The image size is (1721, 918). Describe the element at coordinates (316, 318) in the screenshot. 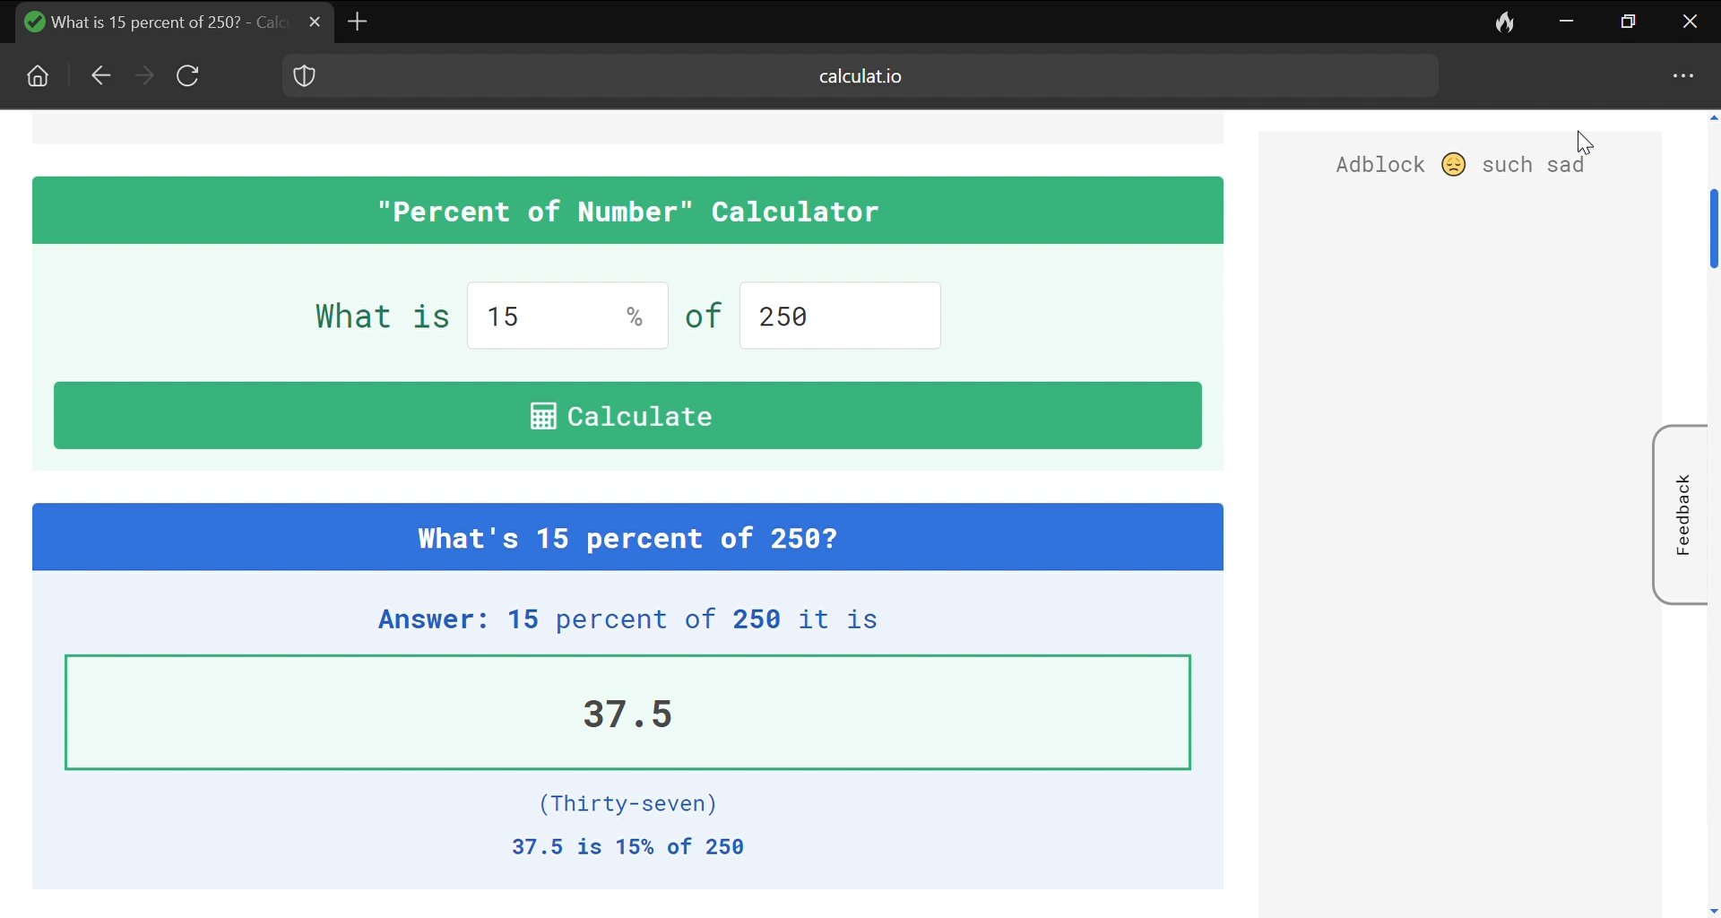

I see `What is ` at that location.